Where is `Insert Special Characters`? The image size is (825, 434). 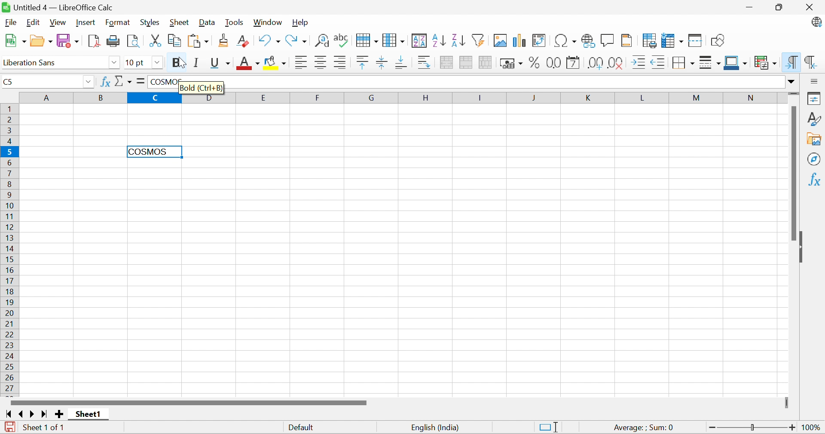 Insert Special Characters is located at coordinates (566, 40).